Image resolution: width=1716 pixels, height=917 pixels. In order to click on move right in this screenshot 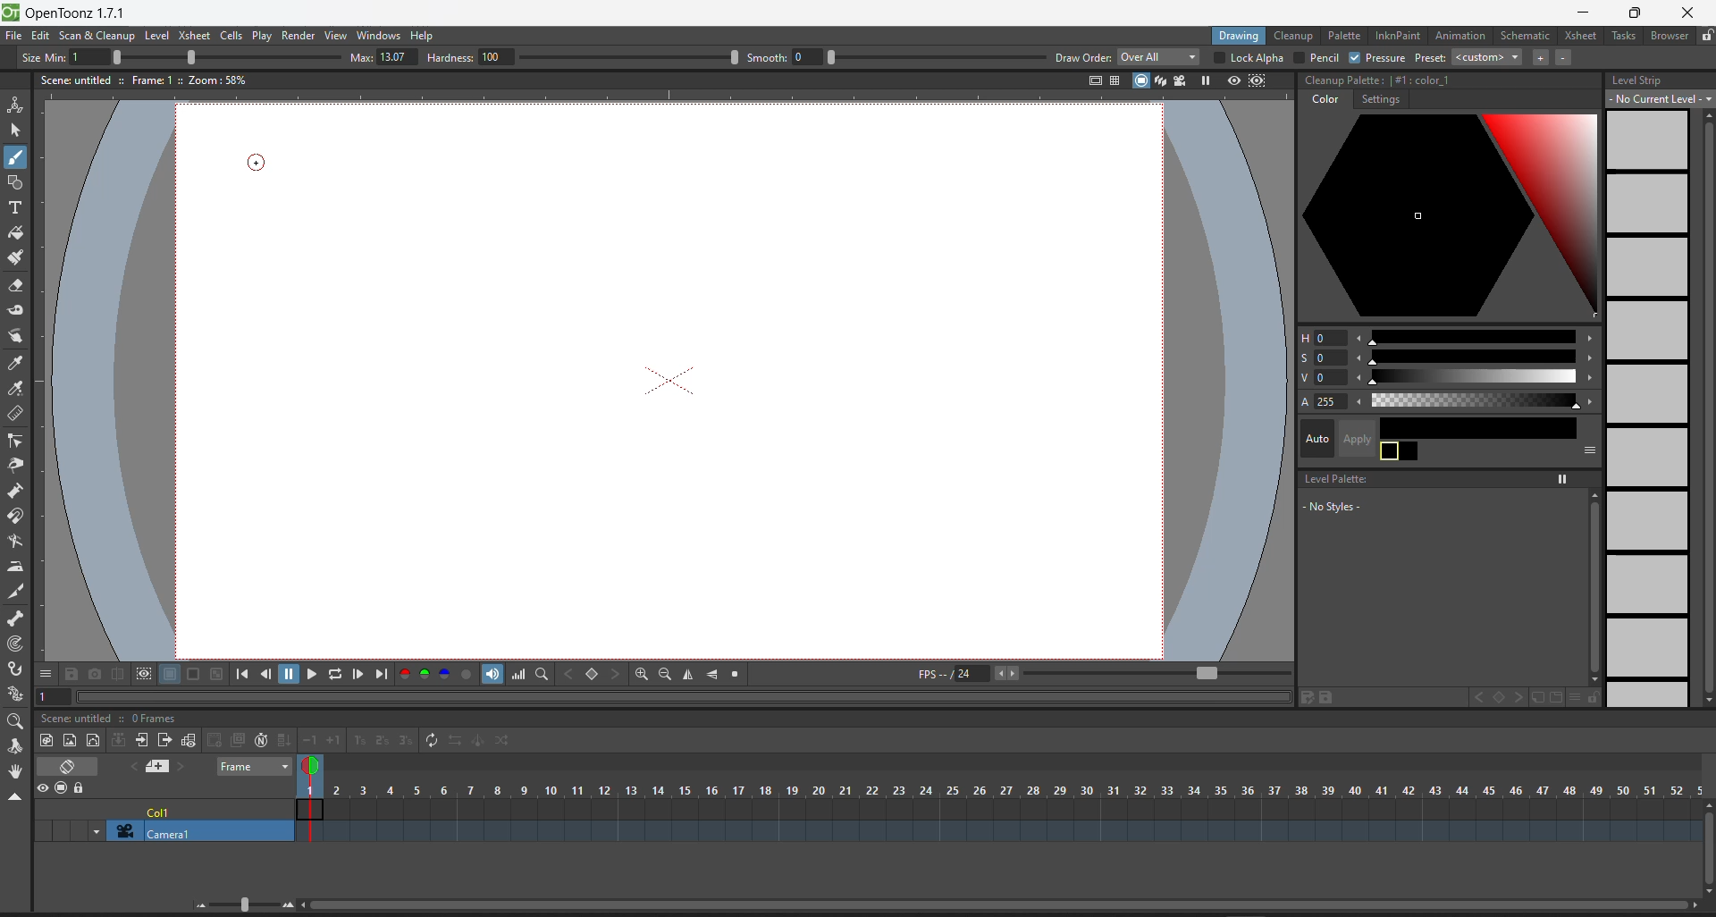, I will do `click(1588, 339)`.